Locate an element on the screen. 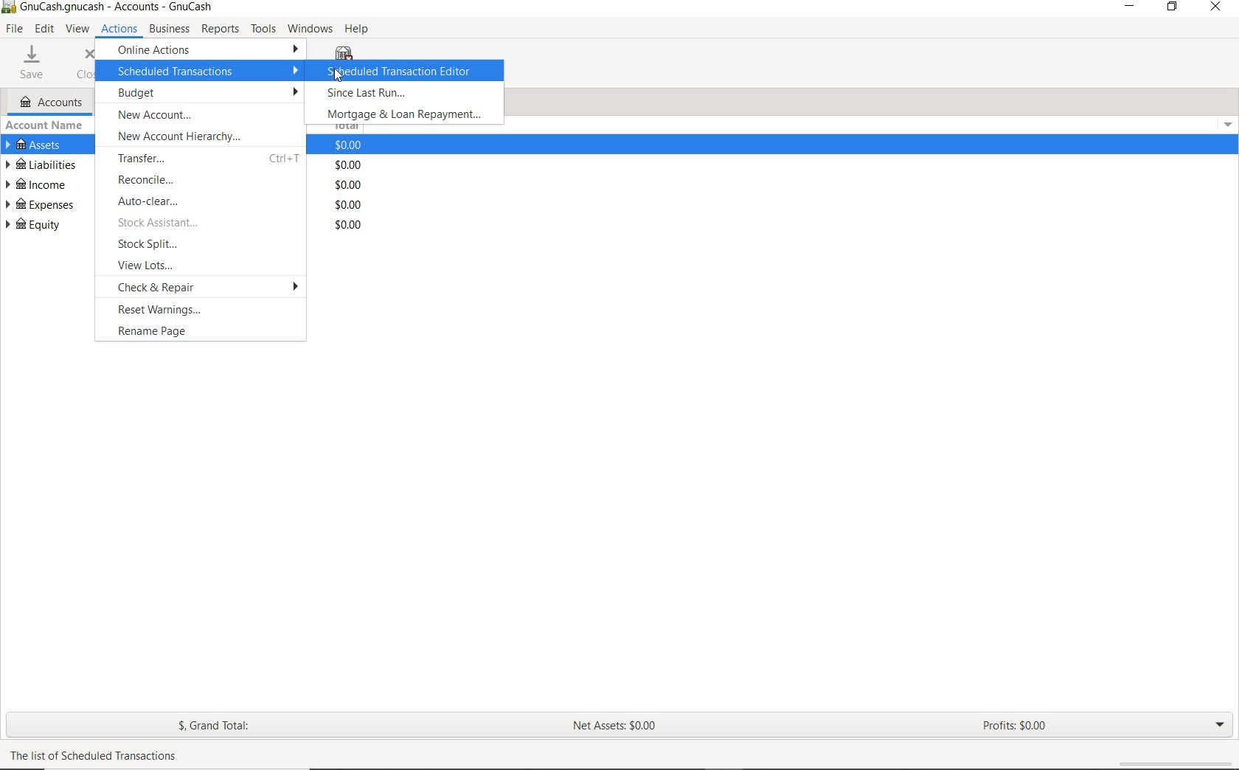 This screenshot has width=1239, height=770. SAVE is located at coordinates (32, 63).